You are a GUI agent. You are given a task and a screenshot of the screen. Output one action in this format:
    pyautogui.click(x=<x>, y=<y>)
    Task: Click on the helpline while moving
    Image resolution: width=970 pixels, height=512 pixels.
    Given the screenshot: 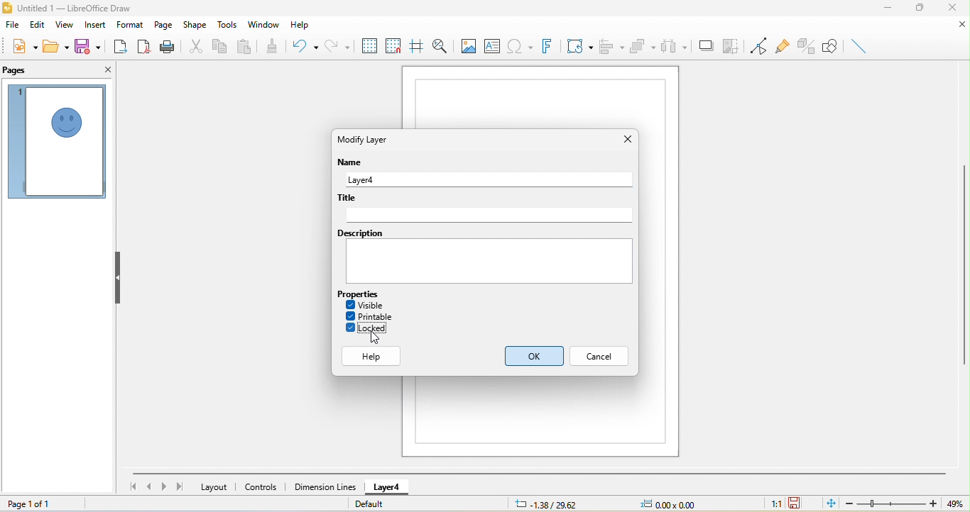 What is the action you would take?
    pyautogui.click(x=416, y=46)
    